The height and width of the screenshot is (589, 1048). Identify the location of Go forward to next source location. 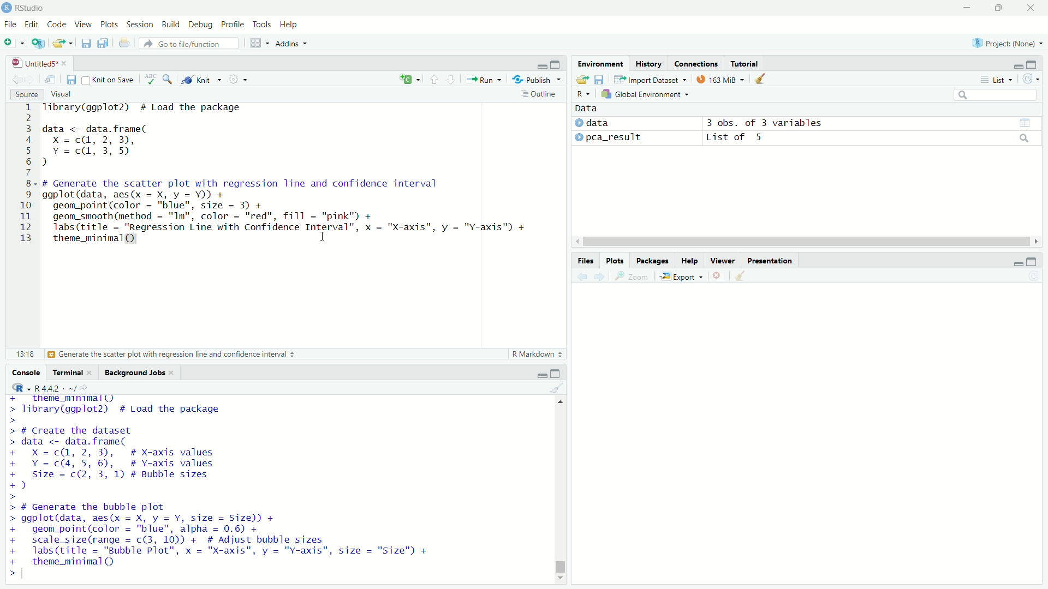
(31, 80).